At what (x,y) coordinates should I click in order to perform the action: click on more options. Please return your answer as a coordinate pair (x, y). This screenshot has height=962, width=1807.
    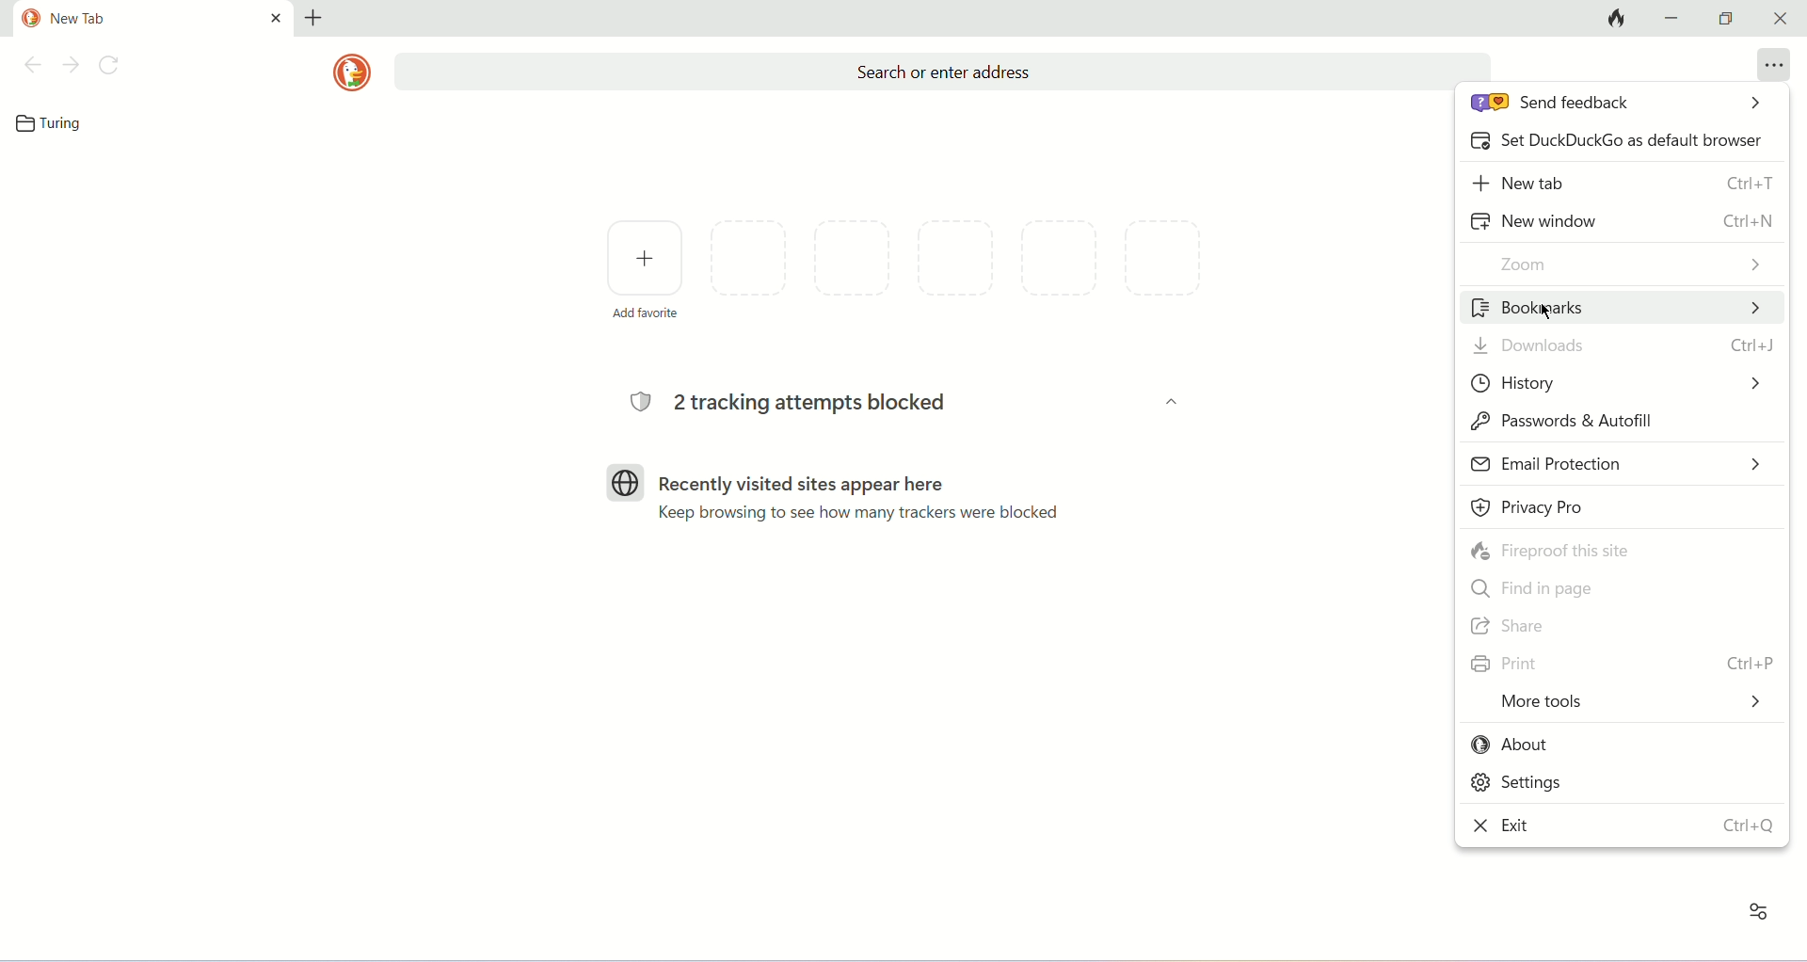
    Looking at the image, I should click on (1777, 66).